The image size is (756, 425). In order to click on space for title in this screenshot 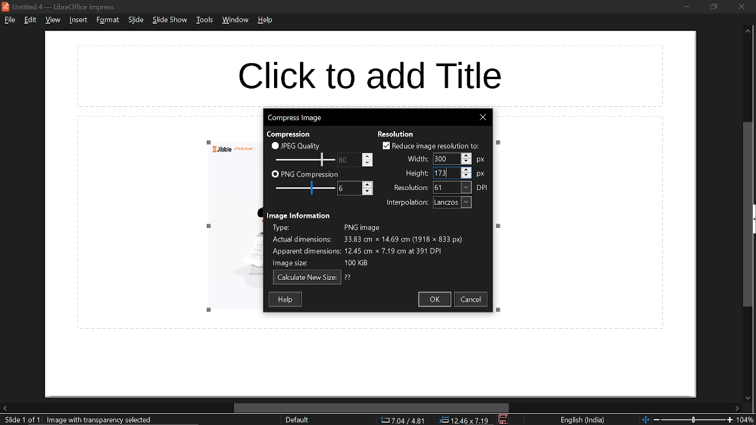, I will do `click(382, 72)`.